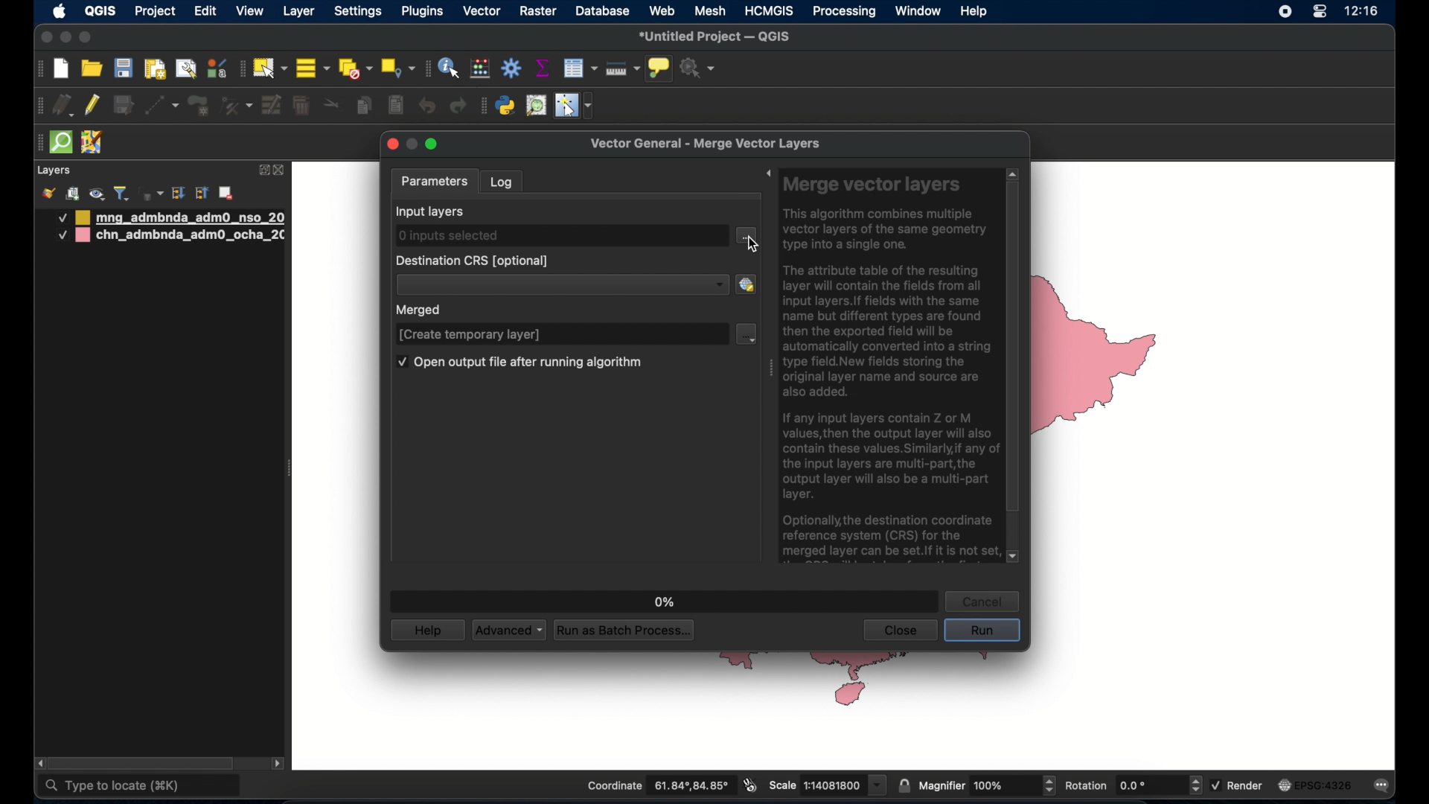  I want to click on processing, so click(845, 13).